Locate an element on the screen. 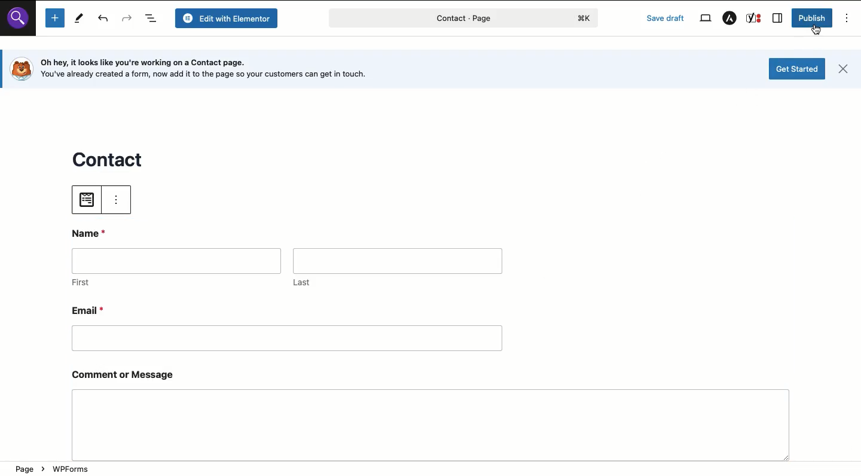 The width and height of the screenshot is (861, 476). Edit with elementor is located at coordinates (228, 18).